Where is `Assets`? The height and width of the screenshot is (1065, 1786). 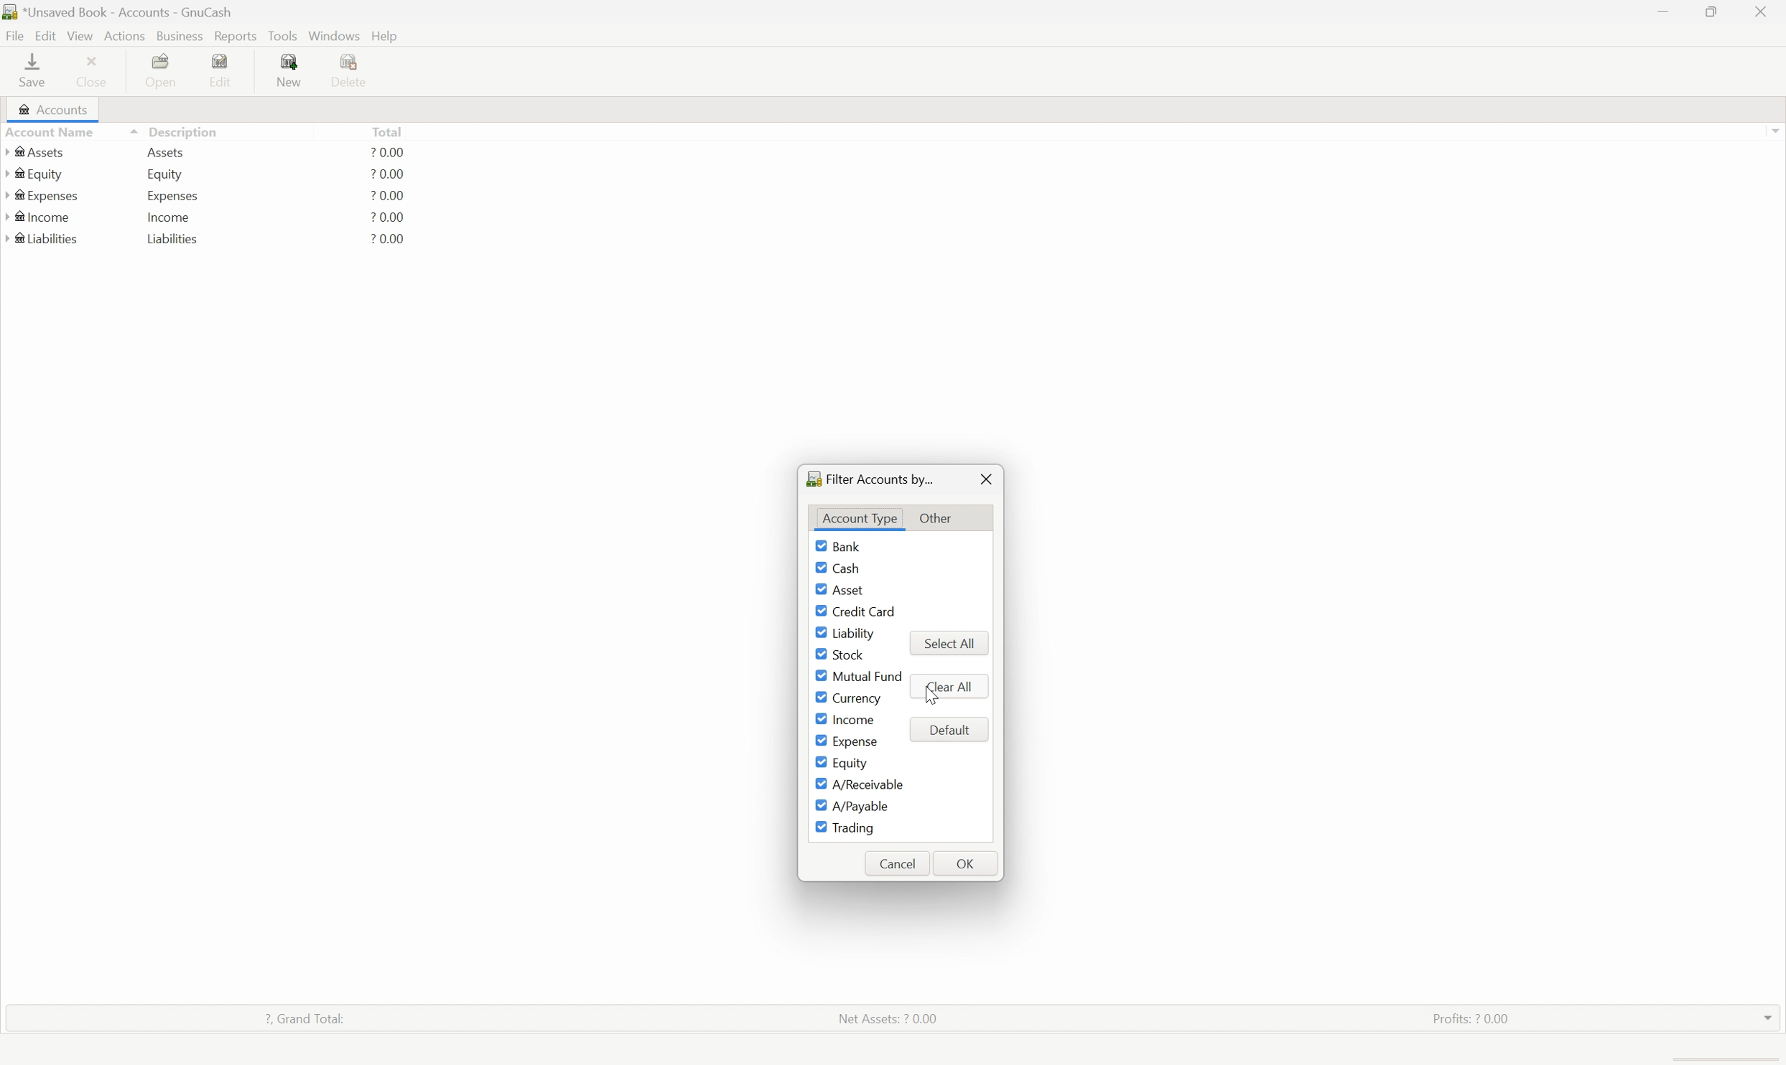 Assets is located at coordinates (34, 152).